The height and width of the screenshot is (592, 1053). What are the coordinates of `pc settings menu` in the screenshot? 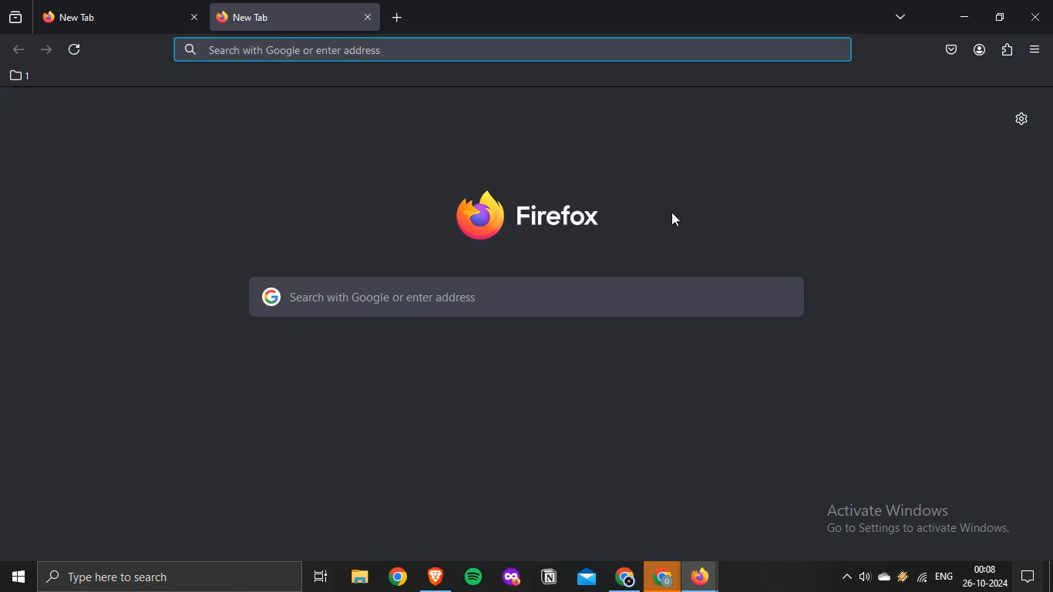 It's located at (1034, 576).